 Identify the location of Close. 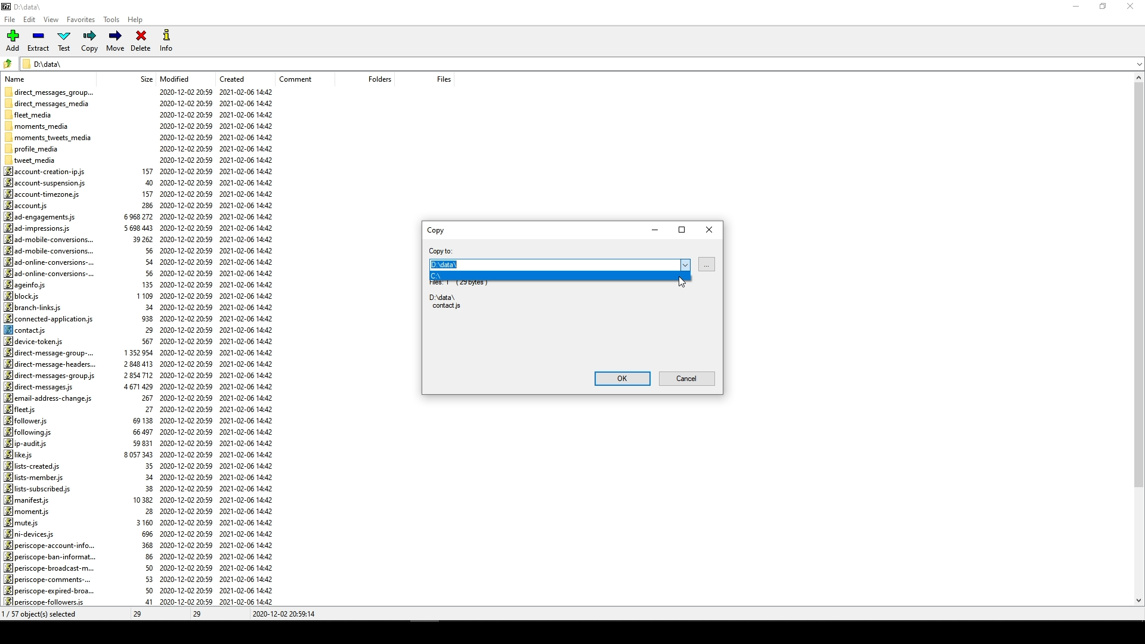
(710, 229).